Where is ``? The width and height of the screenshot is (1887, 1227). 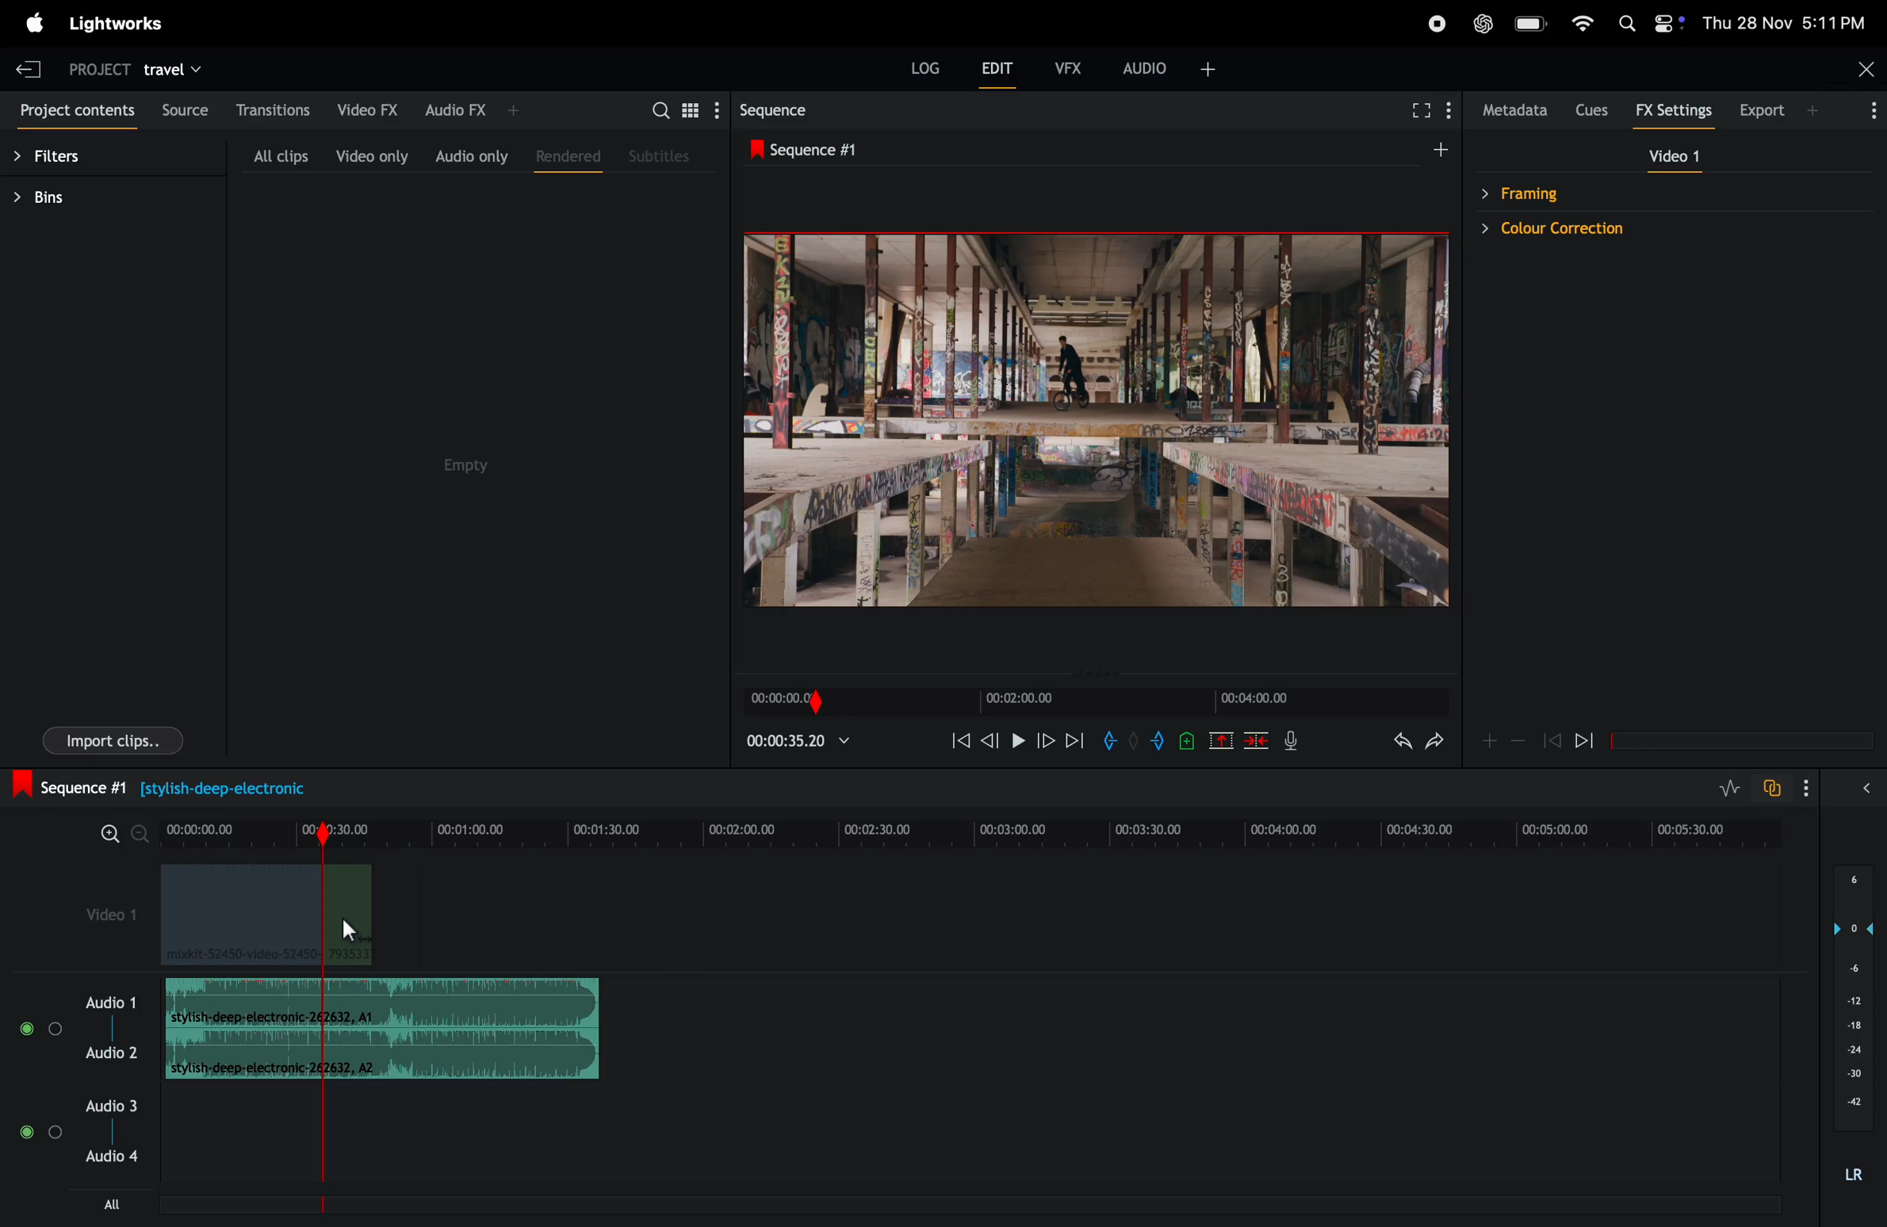  is located at coordinates (25, 1026).